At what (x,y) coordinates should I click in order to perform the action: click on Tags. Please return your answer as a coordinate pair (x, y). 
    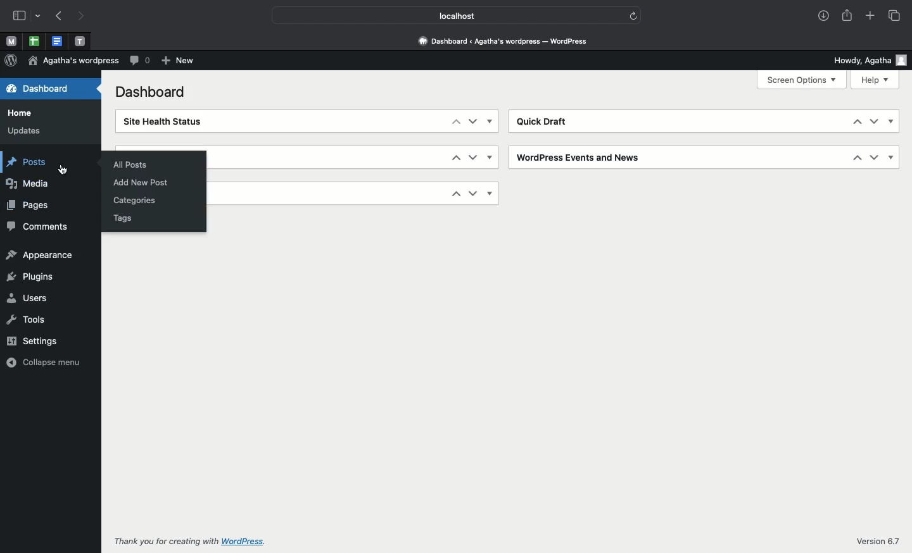
    Looking at the image, I should click on (126, 218).